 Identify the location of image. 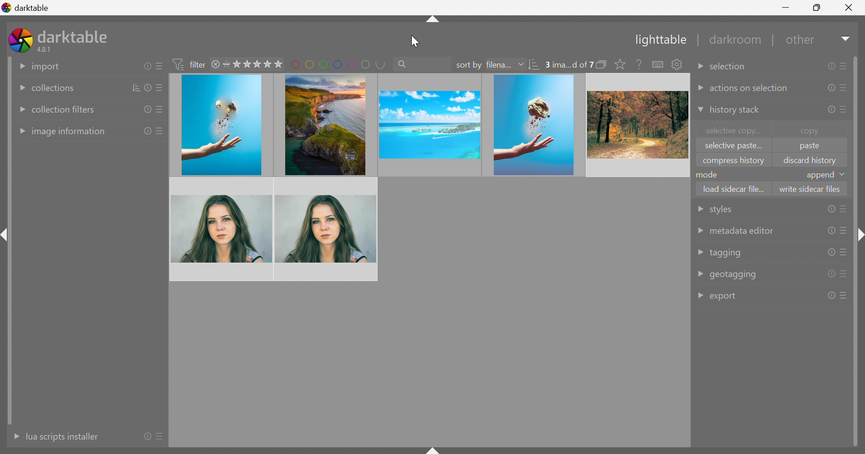
(222, 229).